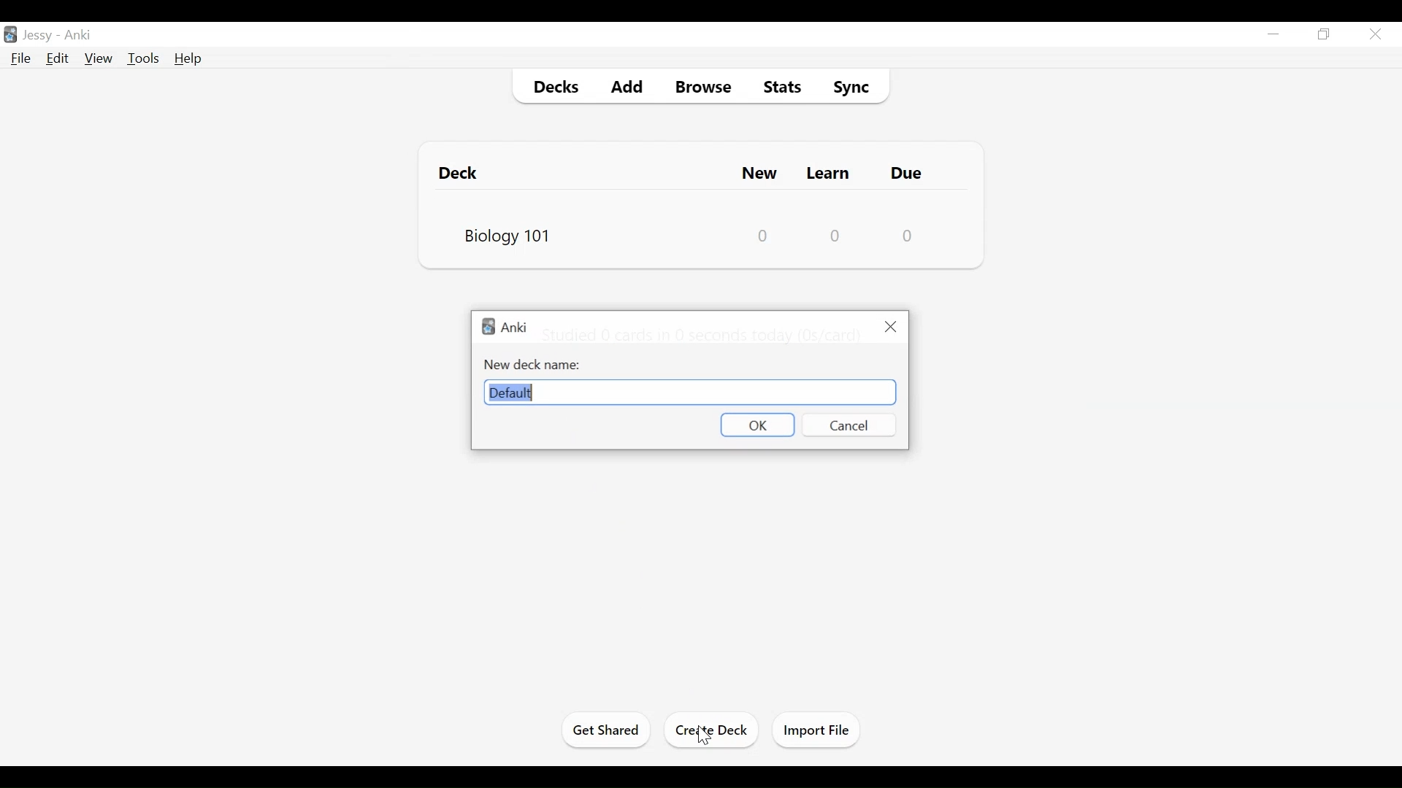 The height and width of the screenshot is (788, 1402). Describe the element at coordinates (700, 85) in the screenshot. I see `Browse` at that location.